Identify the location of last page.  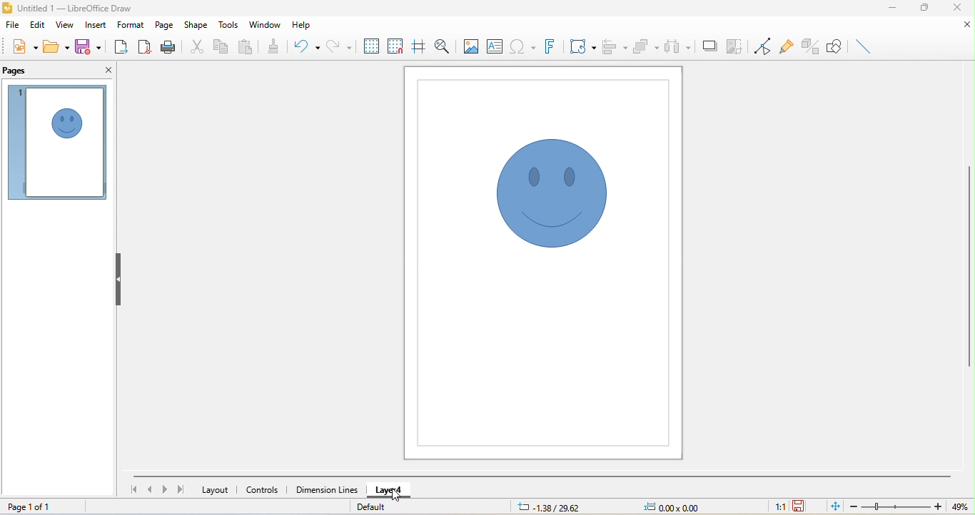
(179, 489).